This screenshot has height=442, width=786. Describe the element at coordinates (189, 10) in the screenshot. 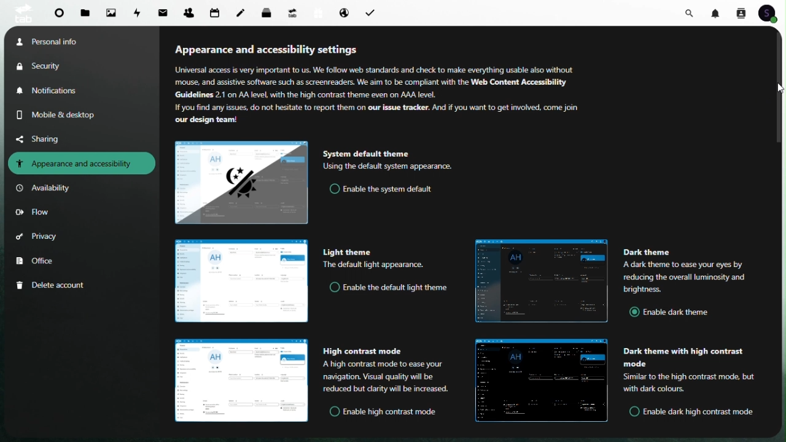

I see `Contacts` at that location.